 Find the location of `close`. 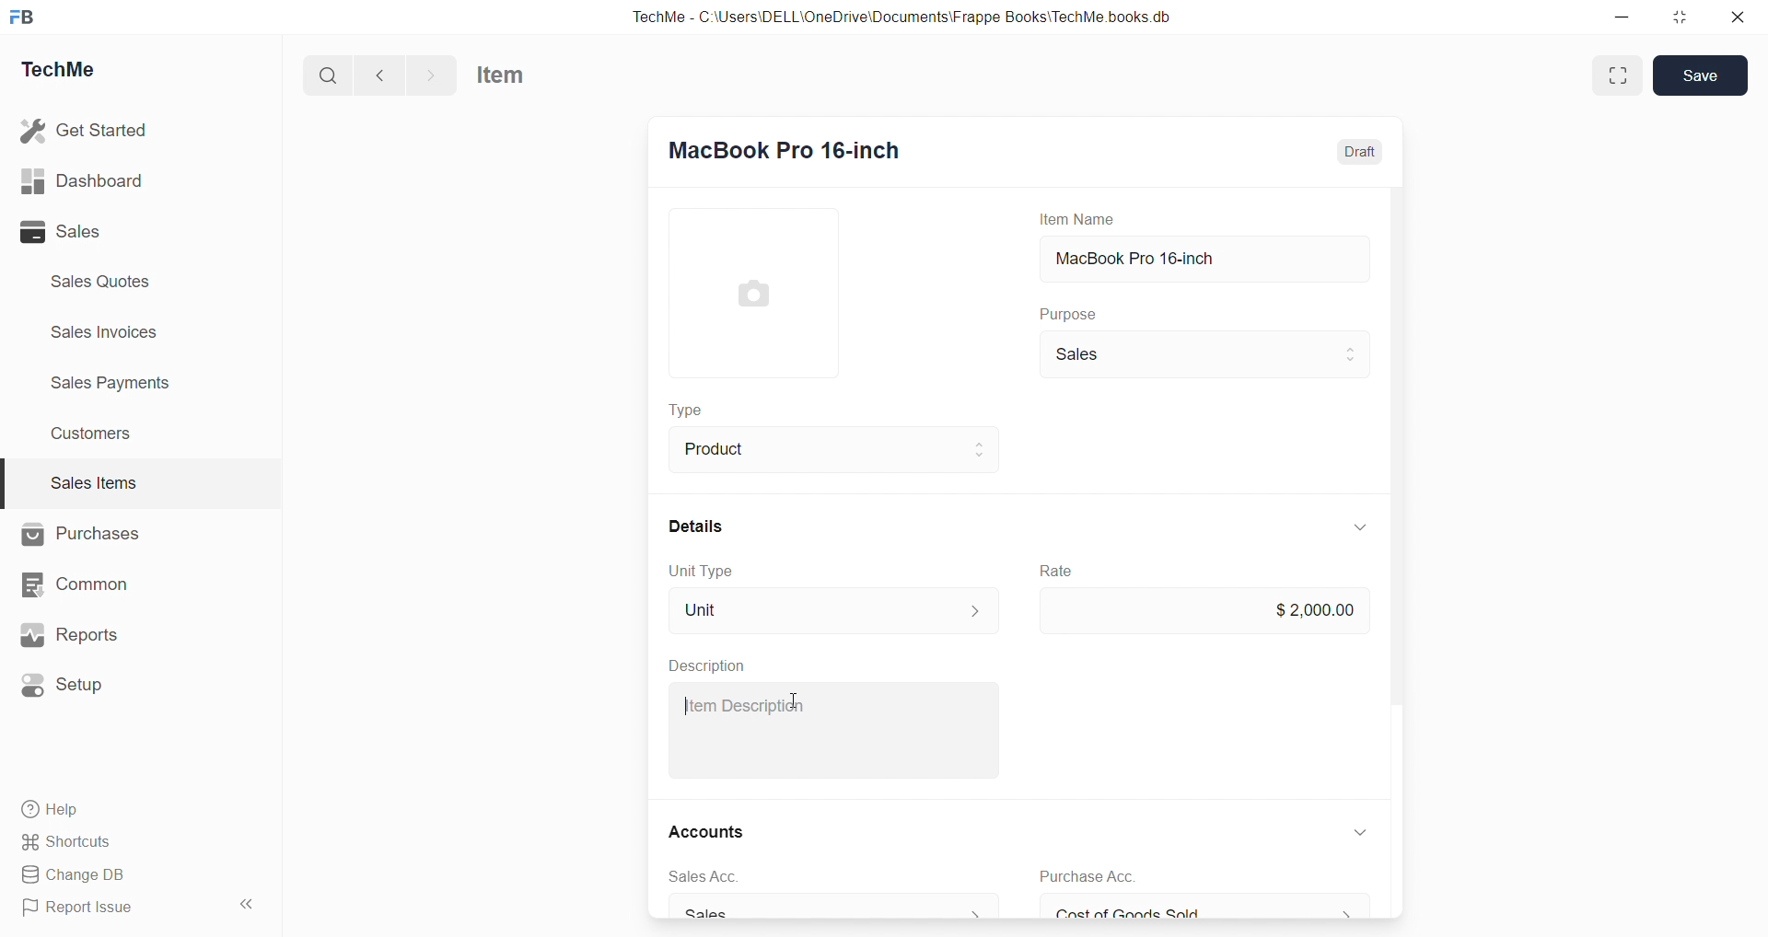

close is located at coordinates (1739, 17).